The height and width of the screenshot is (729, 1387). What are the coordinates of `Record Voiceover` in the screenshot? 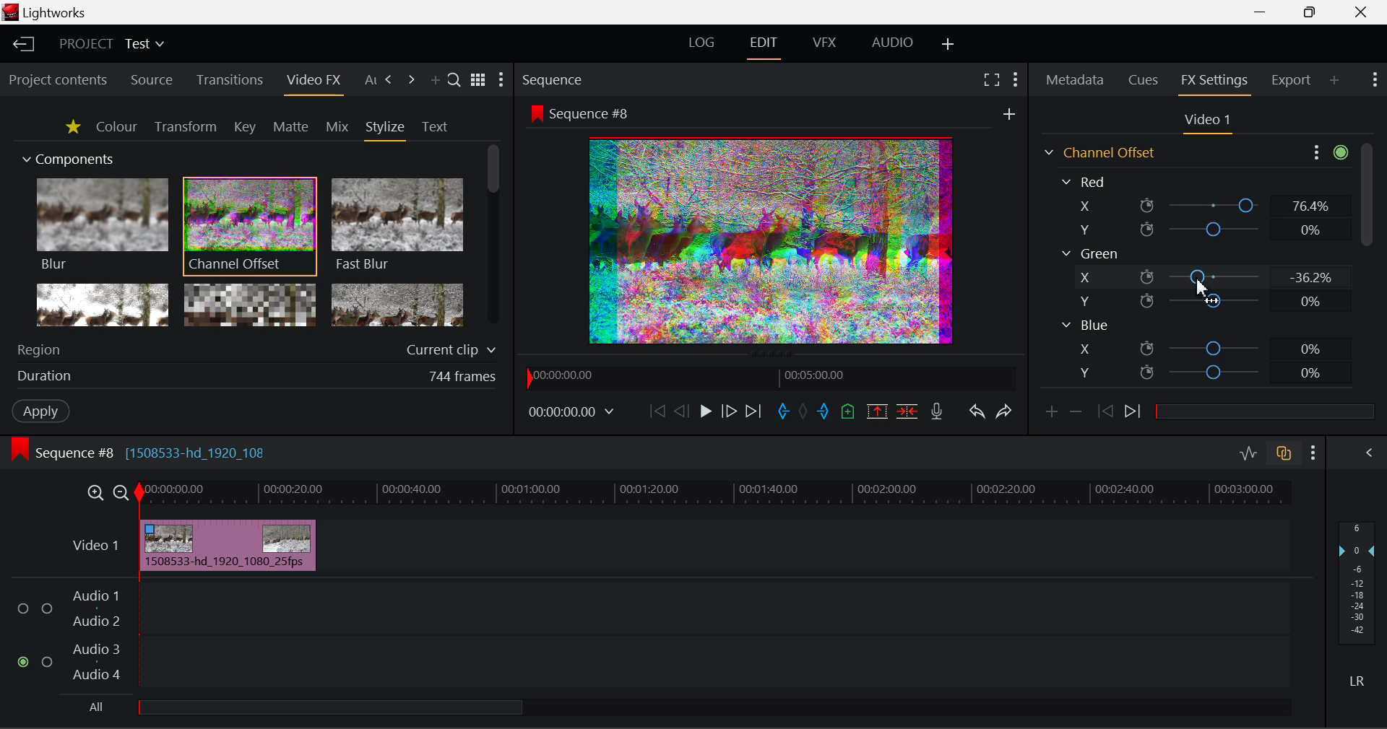 It's located at (937, 413).